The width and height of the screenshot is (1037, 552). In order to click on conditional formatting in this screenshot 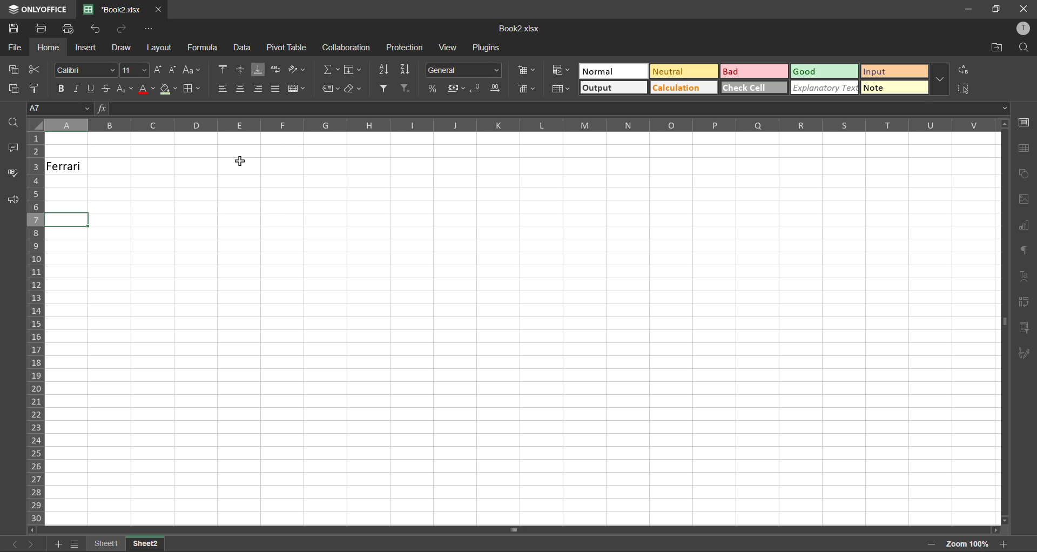, I will do `click(562, 70)`.